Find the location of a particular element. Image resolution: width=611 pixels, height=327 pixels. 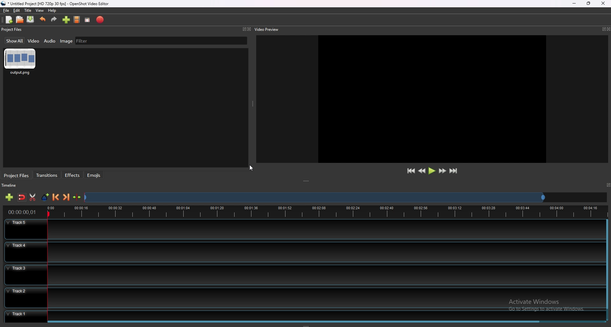

jump to start is located at coordinates (411, 171).